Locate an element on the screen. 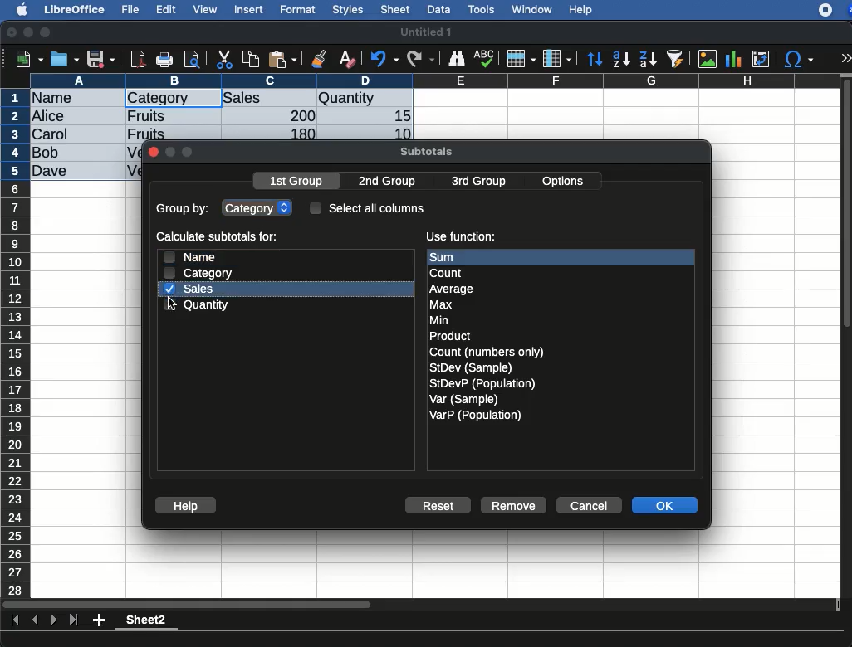 The image size is (852, 647). insert is located at coordinates (249, 9).